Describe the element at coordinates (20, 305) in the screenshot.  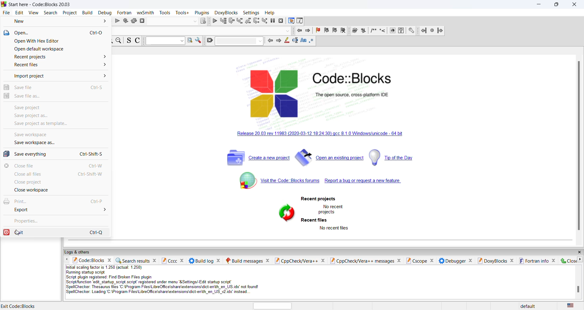
I see `start here` at that location.